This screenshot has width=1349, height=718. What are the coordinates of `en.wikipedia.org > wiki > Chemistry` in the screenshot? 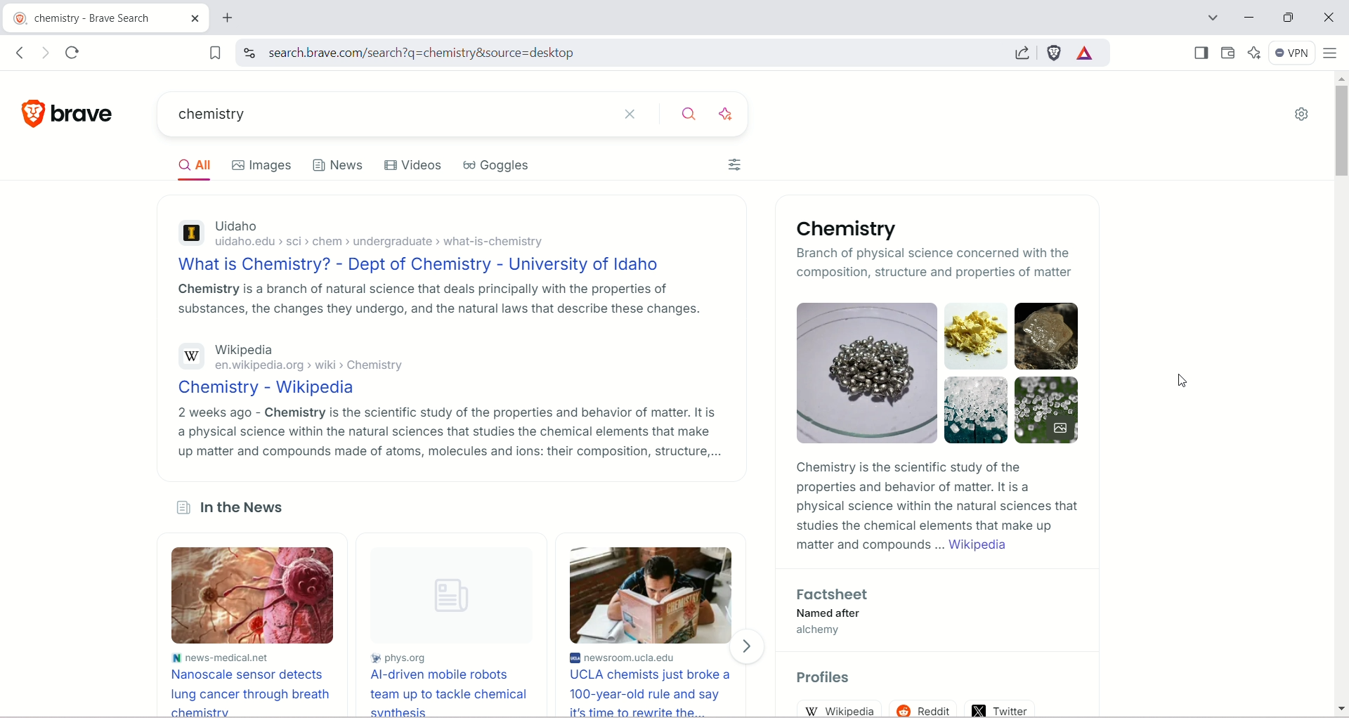 It's located at (313, 365).